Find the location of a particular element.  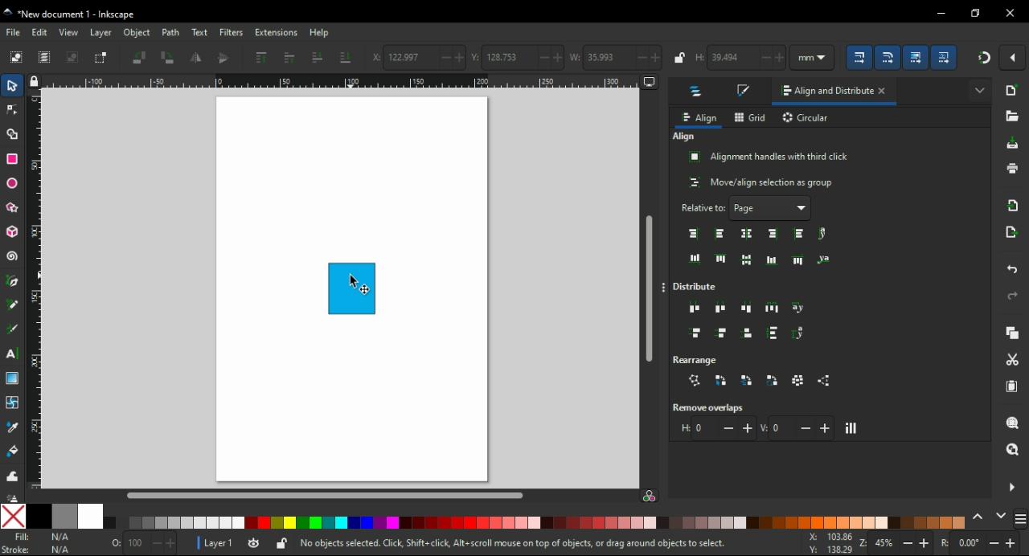

rectangle tool is located at coordinates (11, 160).